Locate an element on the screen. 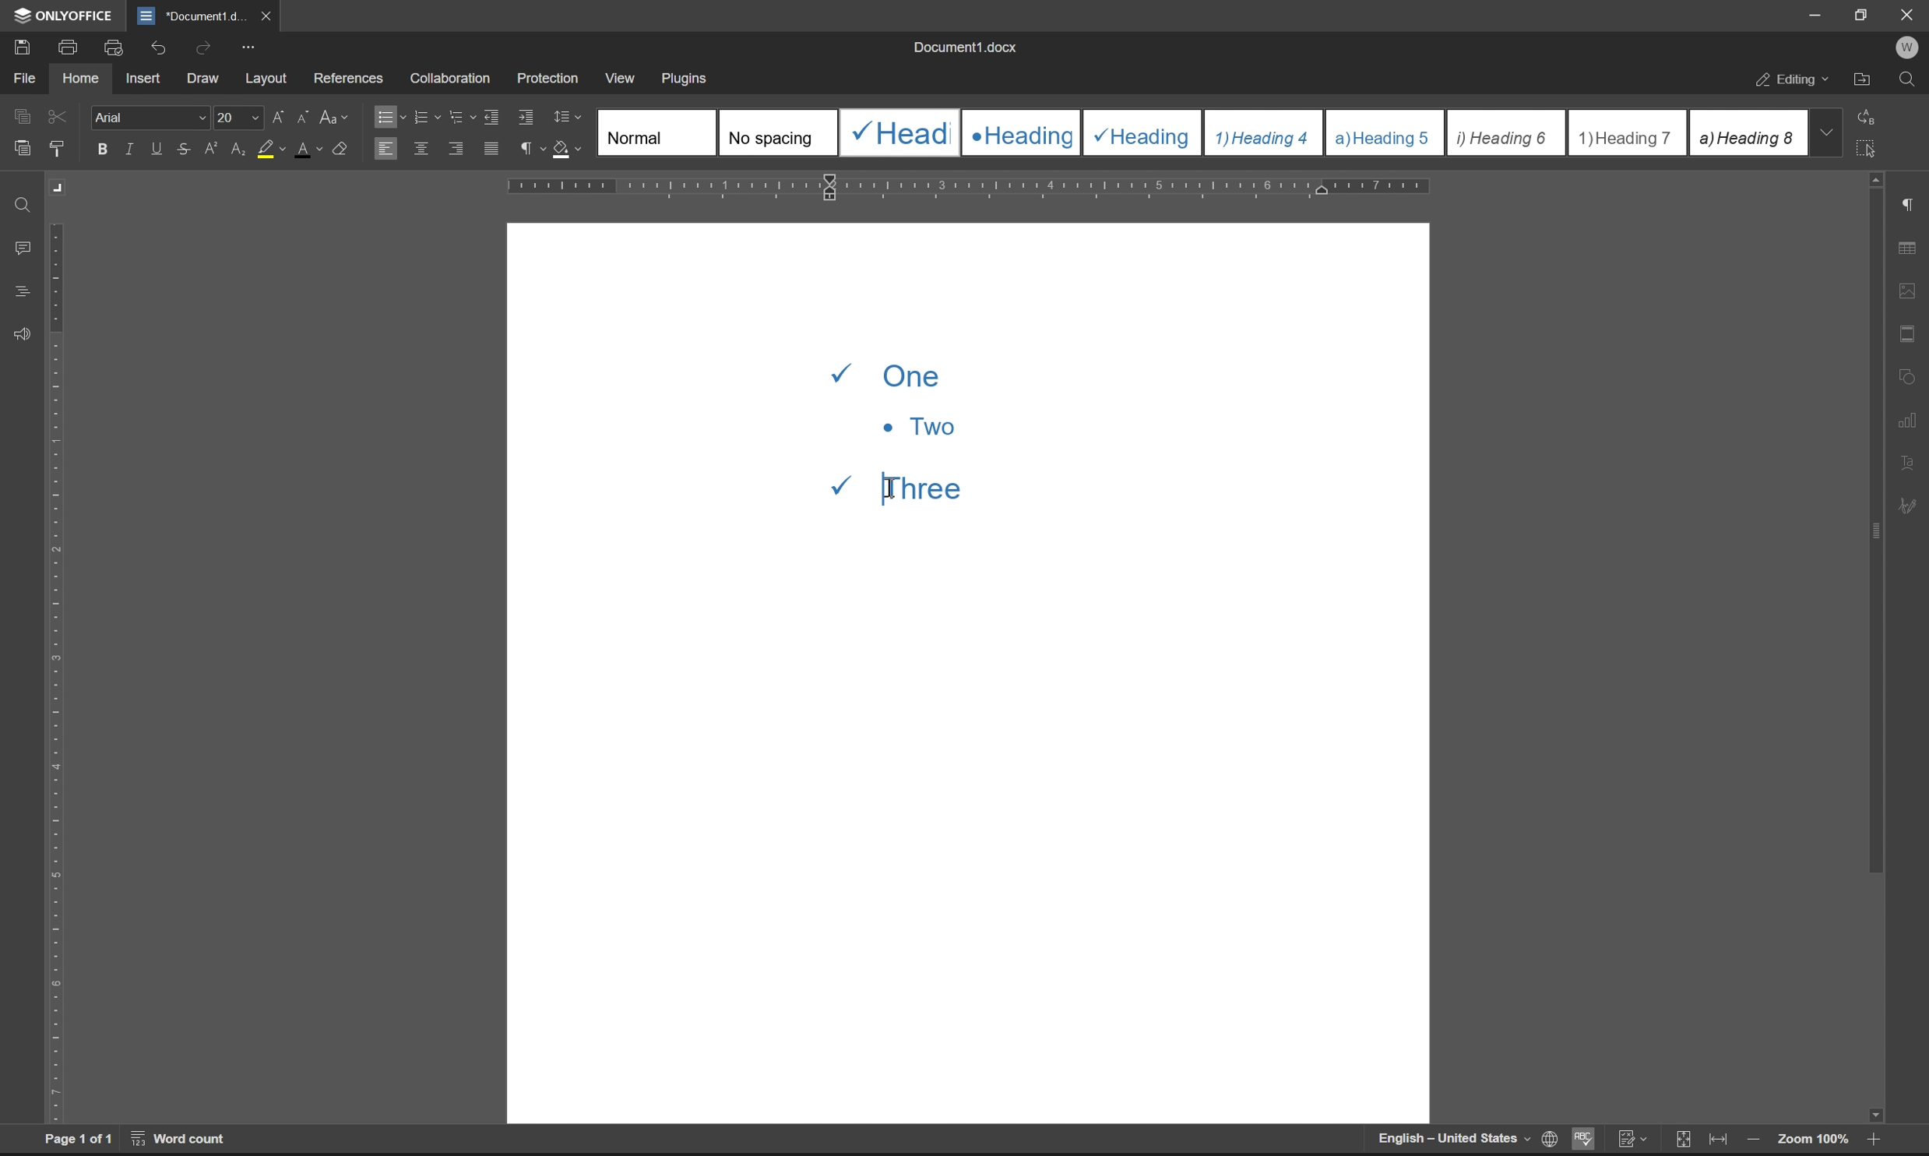  restore down is located at coordinates (1865, 14).